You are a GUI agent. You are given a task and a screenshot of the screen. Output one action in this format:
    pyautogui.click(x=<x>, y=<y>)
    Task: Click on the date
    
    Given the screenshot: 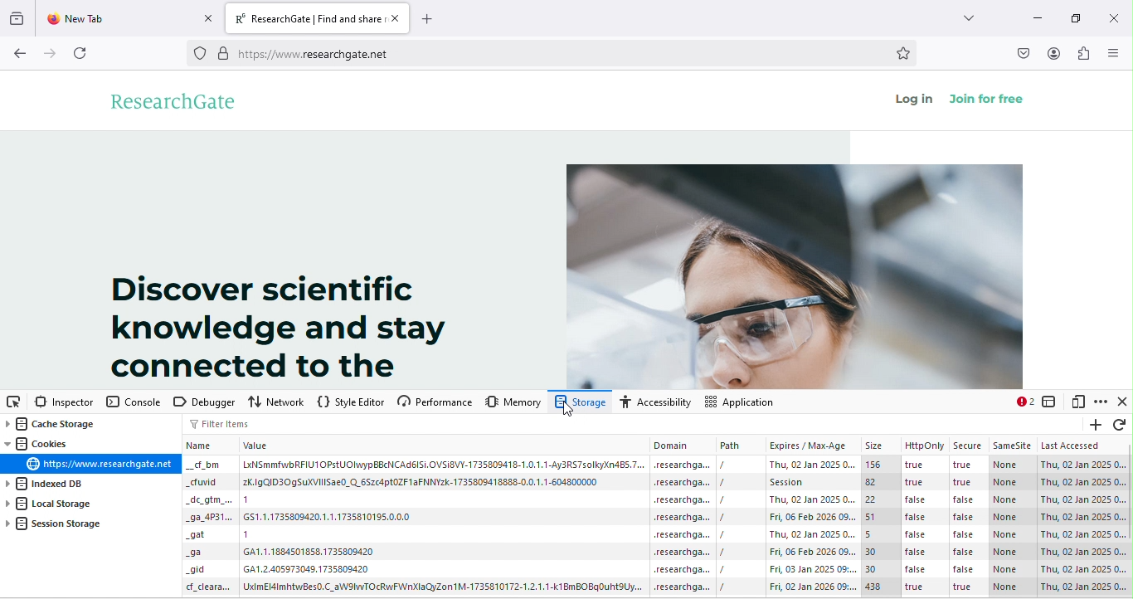 What is the action you would take?
    pyautogui.click(x=813, y=553)
    